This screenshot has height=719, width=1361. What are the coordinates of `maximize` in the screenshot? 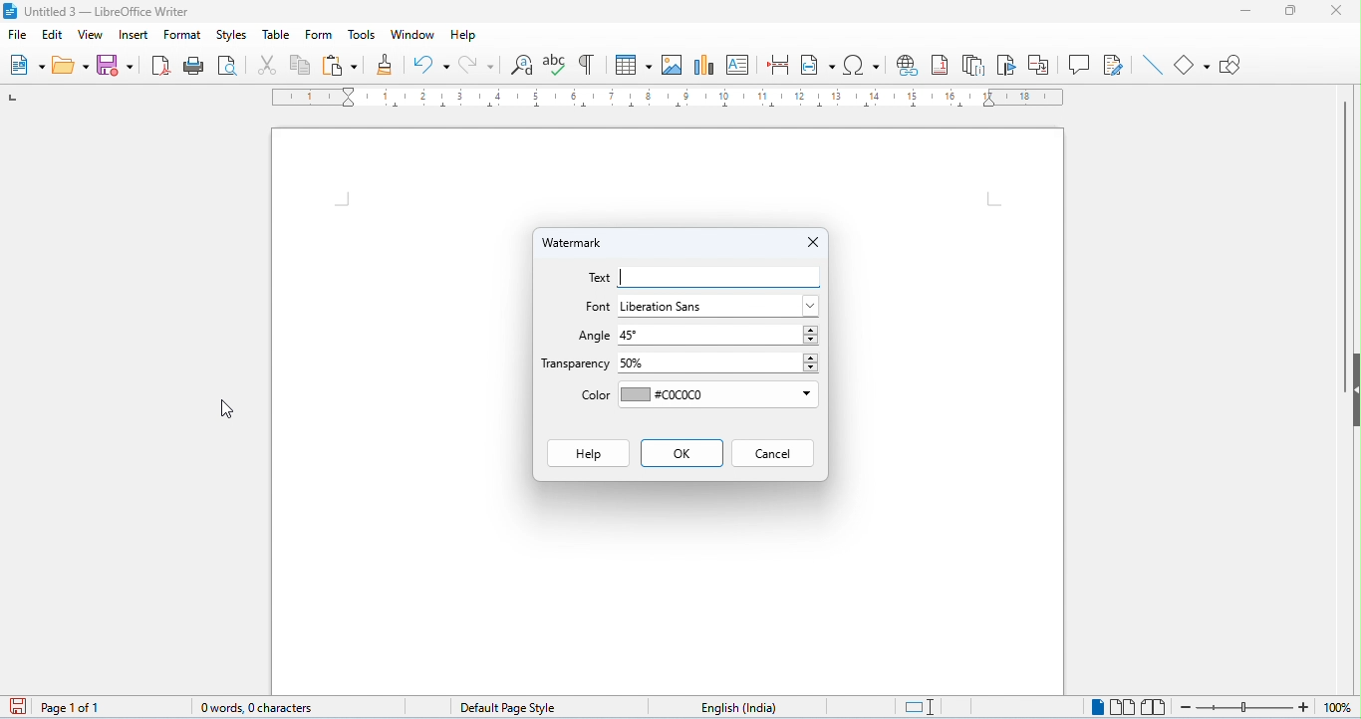 It's located at (1285, 11).